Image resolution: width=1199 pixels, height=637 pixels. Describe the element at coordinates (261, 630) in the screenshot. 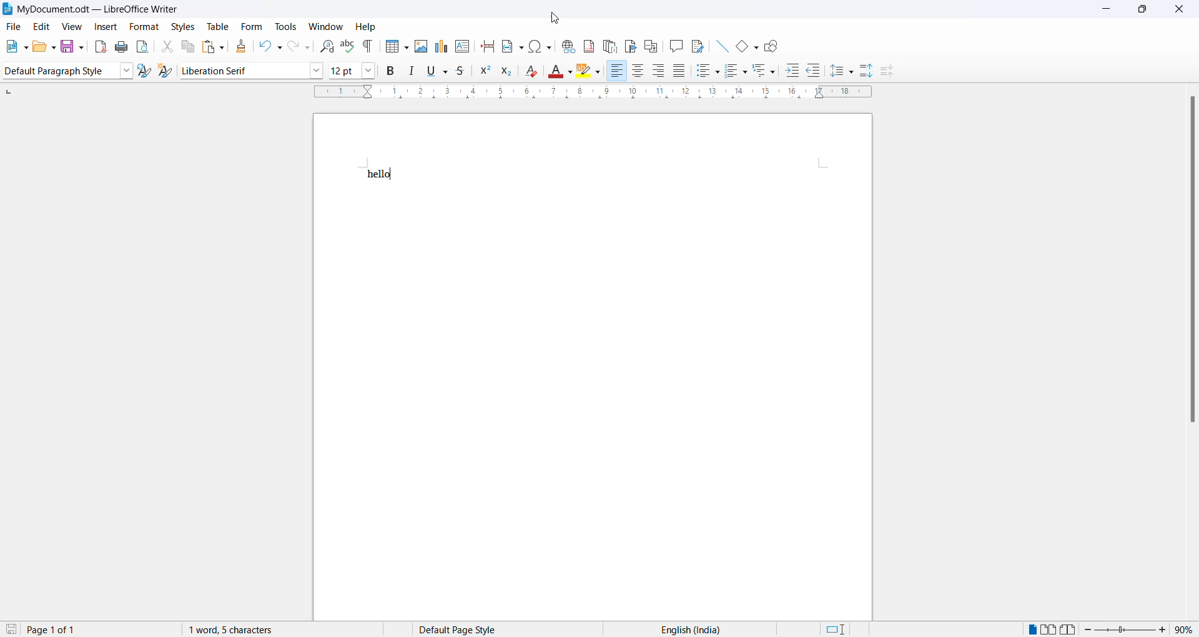

I see `1 word, 5 characters` at that location.